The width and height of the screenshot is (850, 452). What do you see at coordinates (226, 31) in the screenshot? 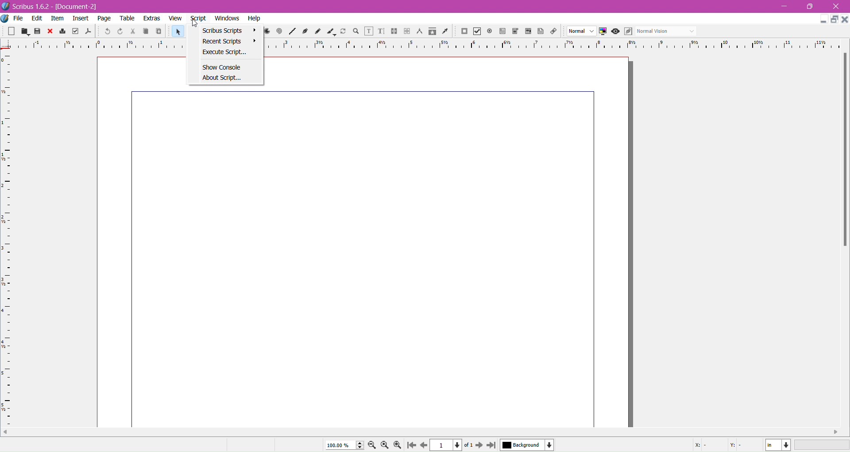
I see `Scribus Scripts` at bounding box center [226, 31].